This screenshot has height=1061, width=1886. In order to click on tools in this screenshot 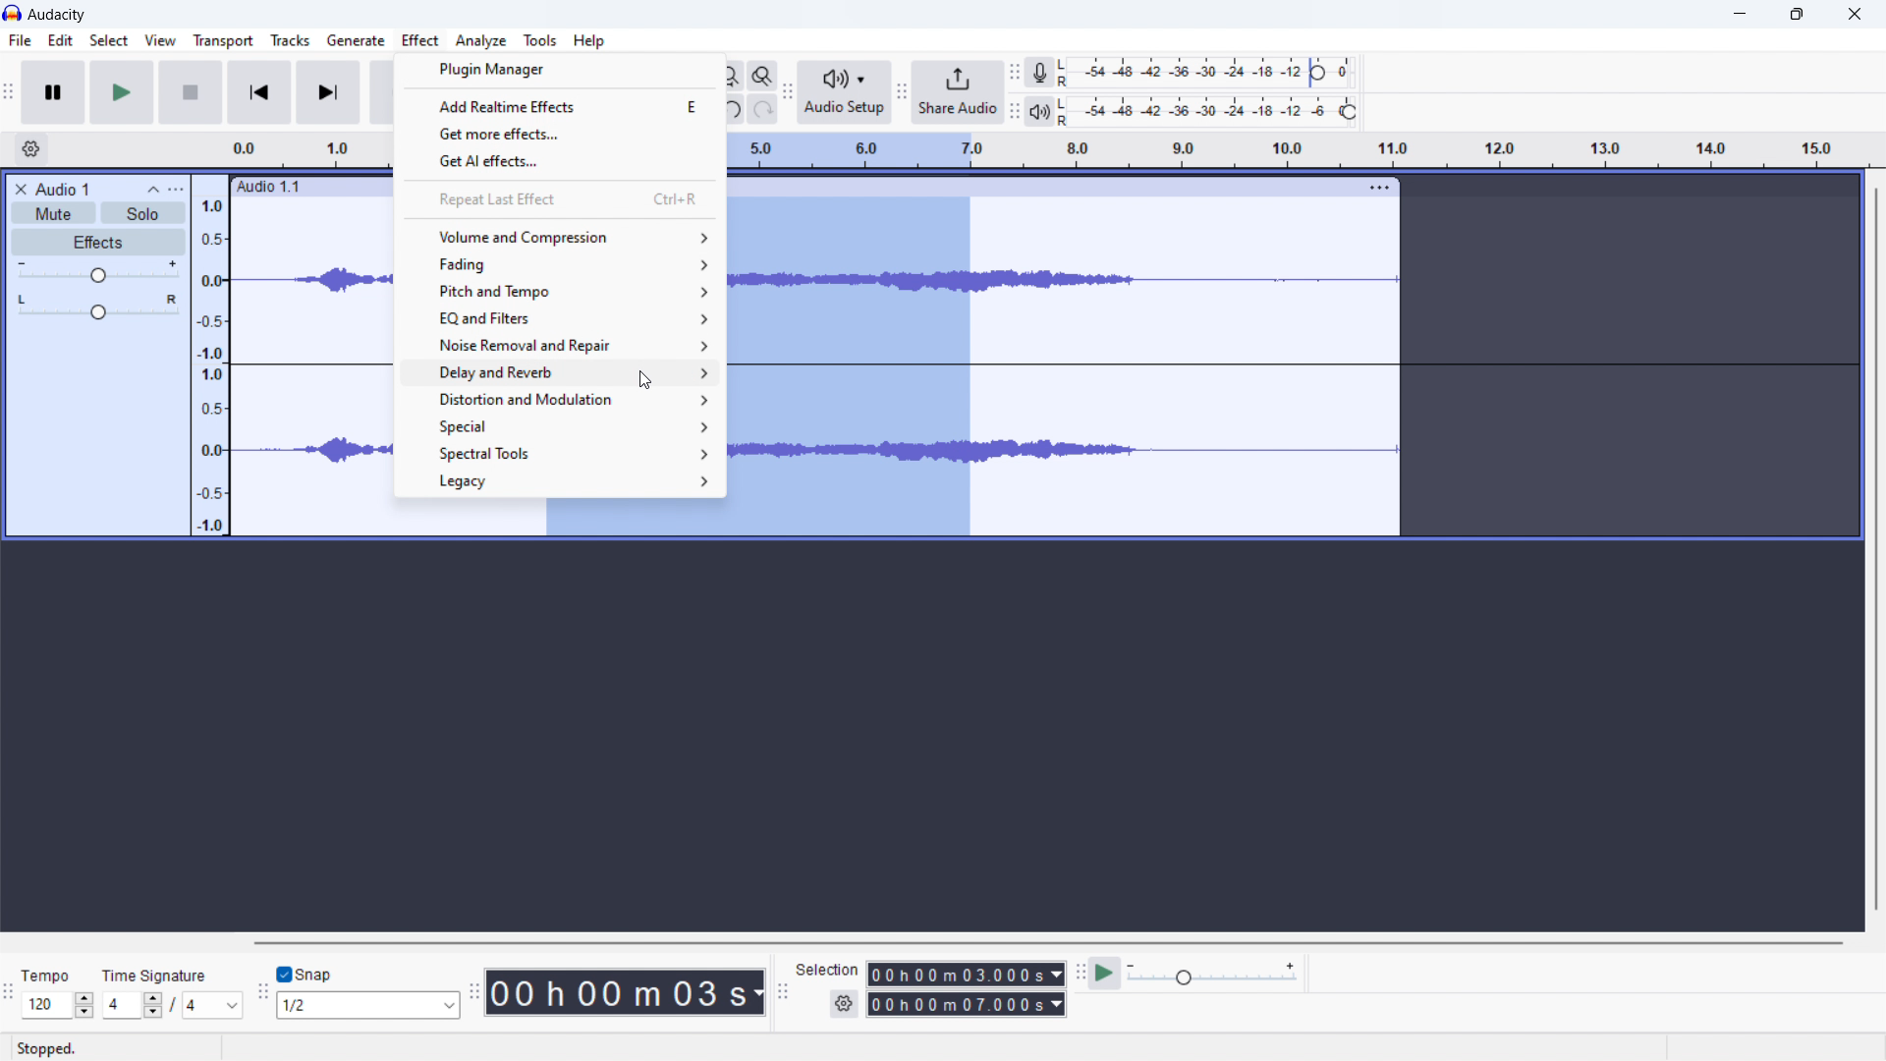, I will do `click(541, 40)`.